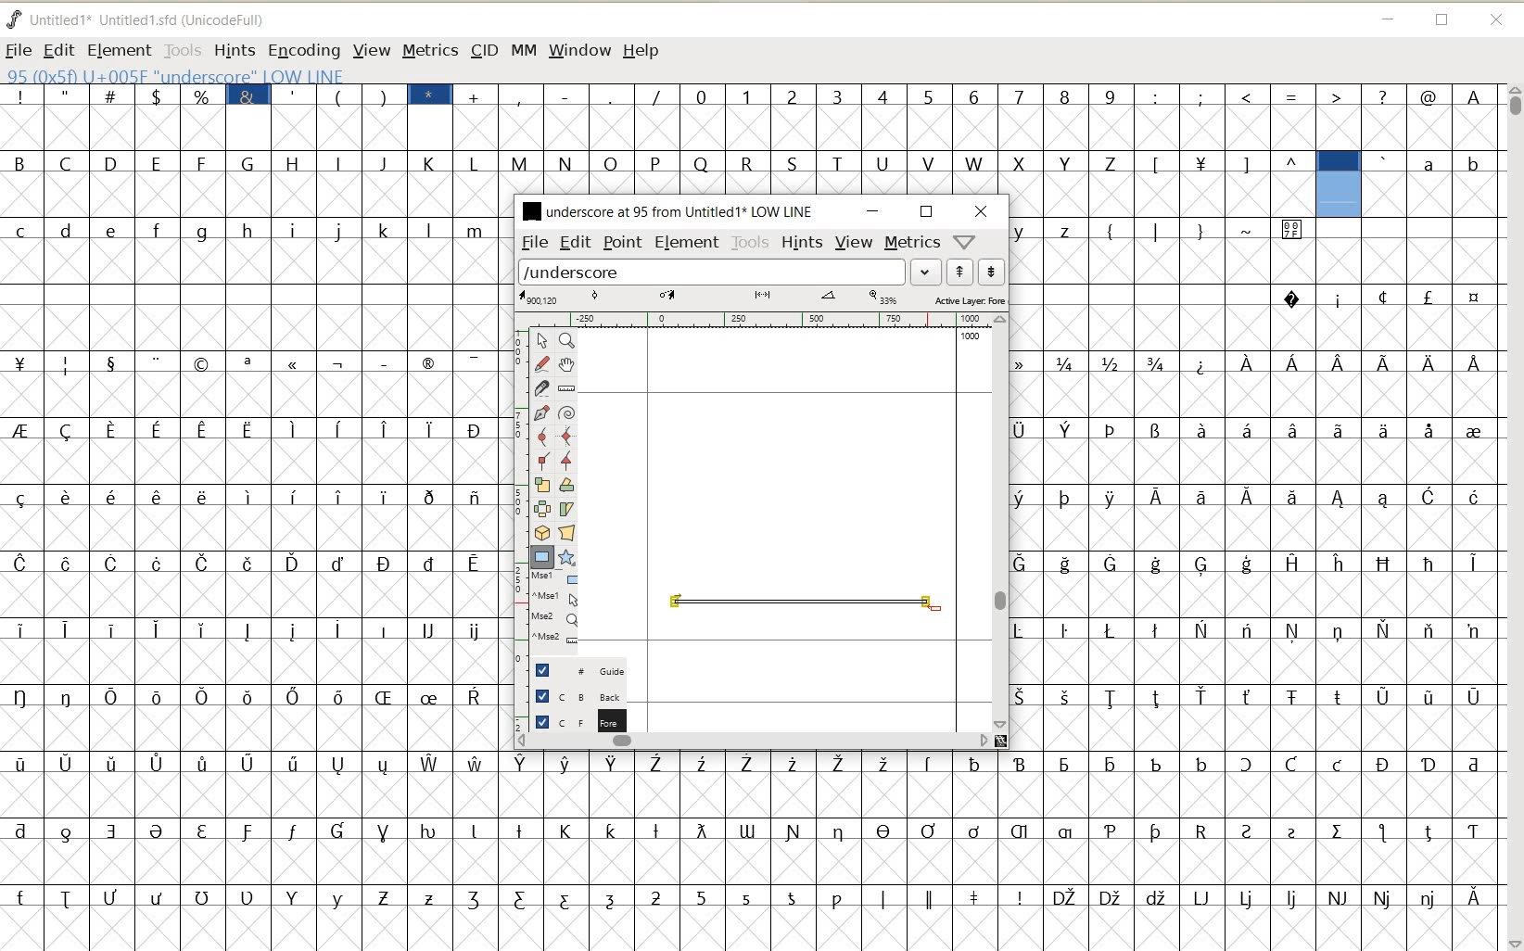 Image resolution: width=1524 pixels, height=951 pixels. Describe the element at coordinates (687, 244) in the screenshot. I see `ELEMENT` at that location.